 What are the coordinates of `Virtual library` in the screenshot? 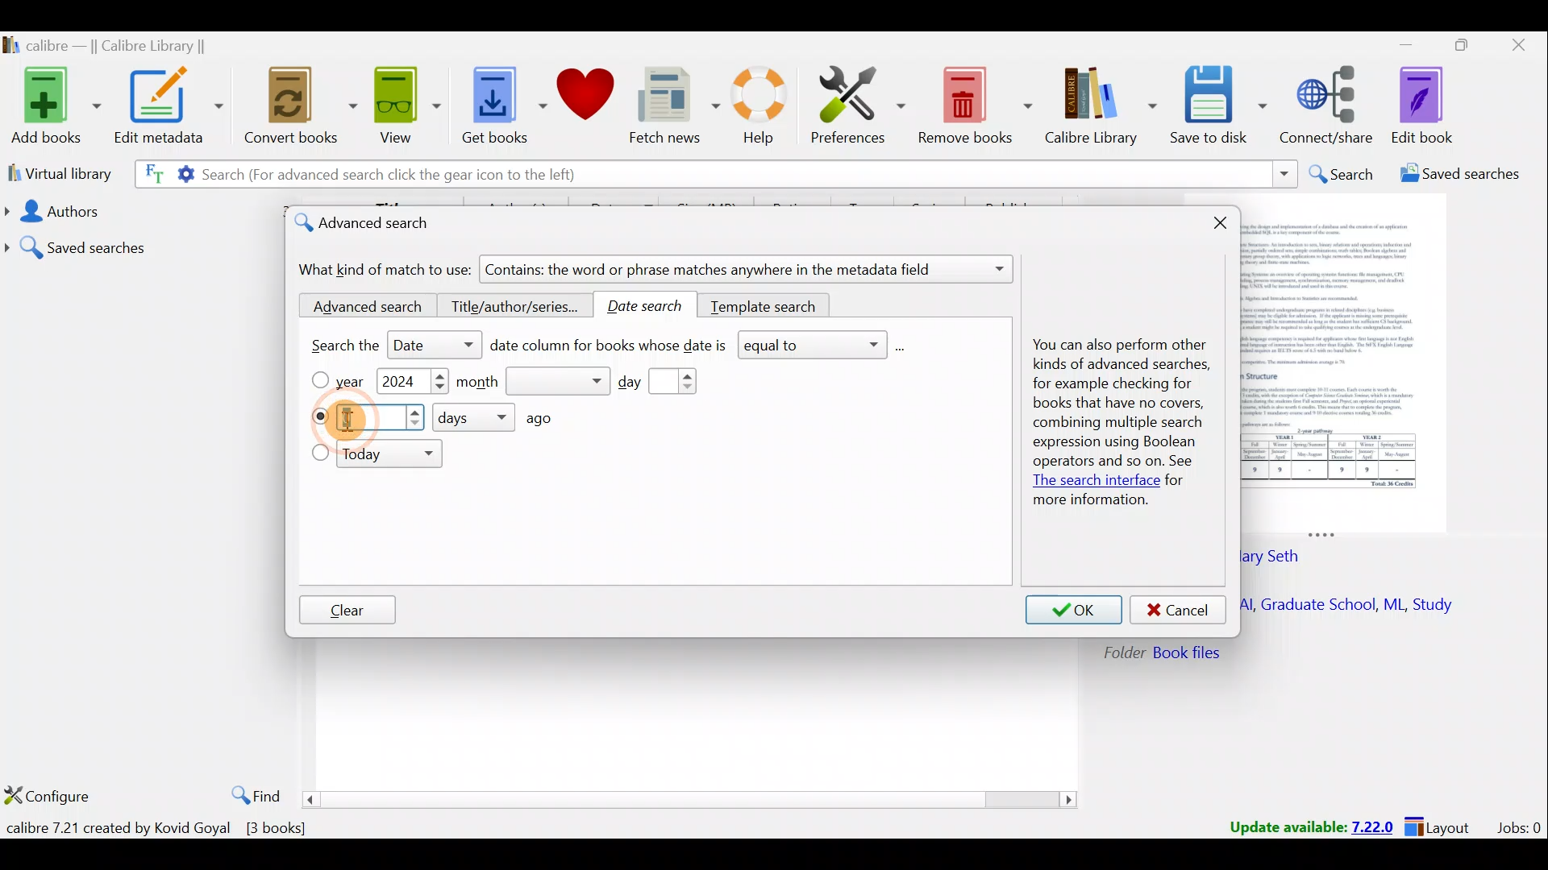 It's located at (55, 172).